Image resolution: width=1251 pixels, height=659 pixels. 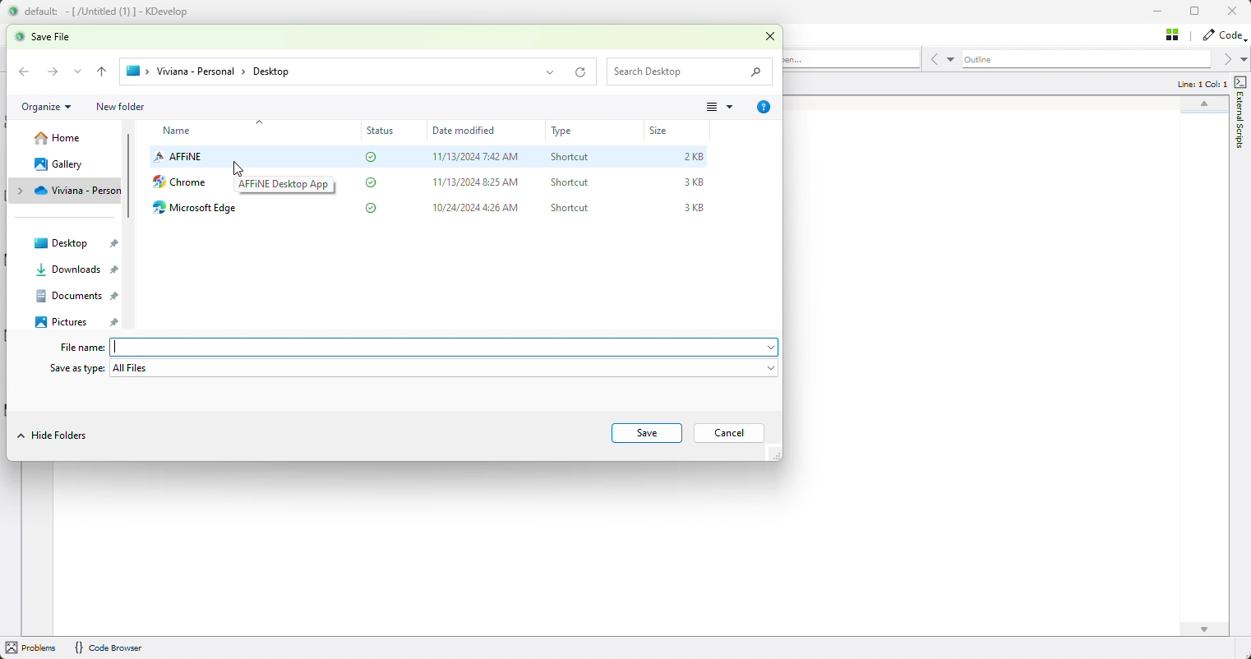 I want to click on documents, so click(x=74, y=296).